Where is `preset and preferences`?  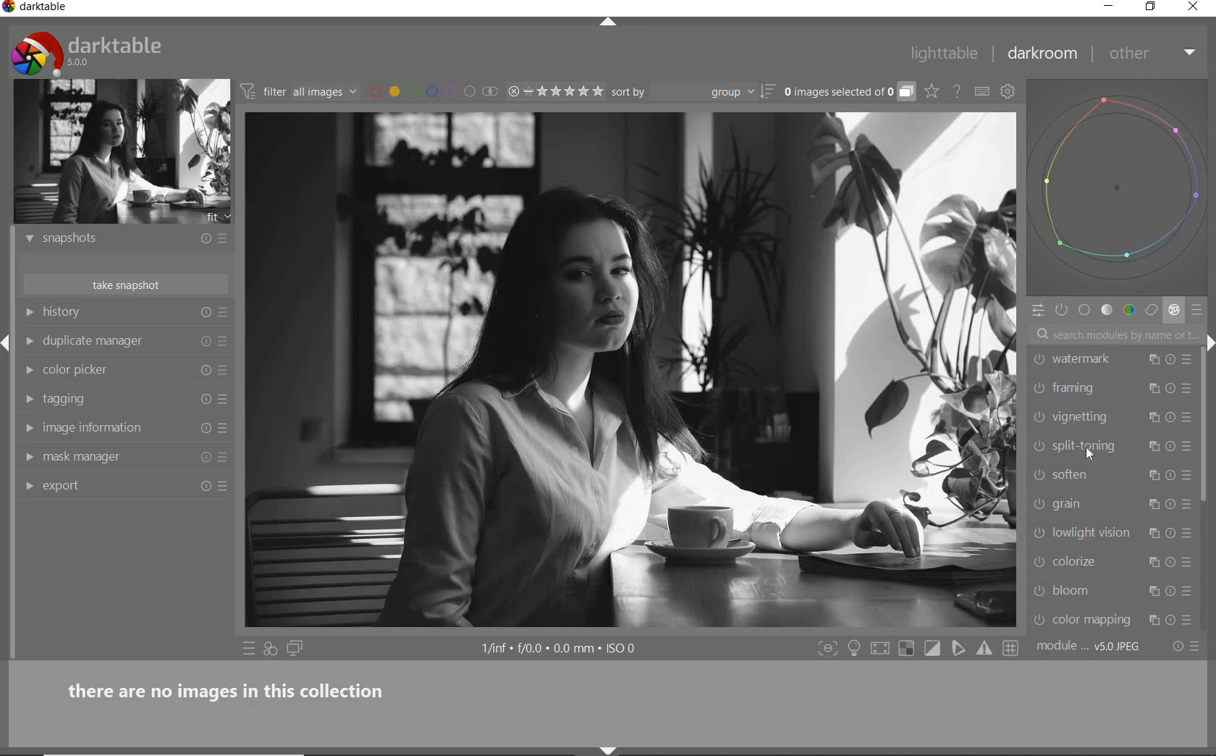 preset and preferences is located at coordinates (224, 341).